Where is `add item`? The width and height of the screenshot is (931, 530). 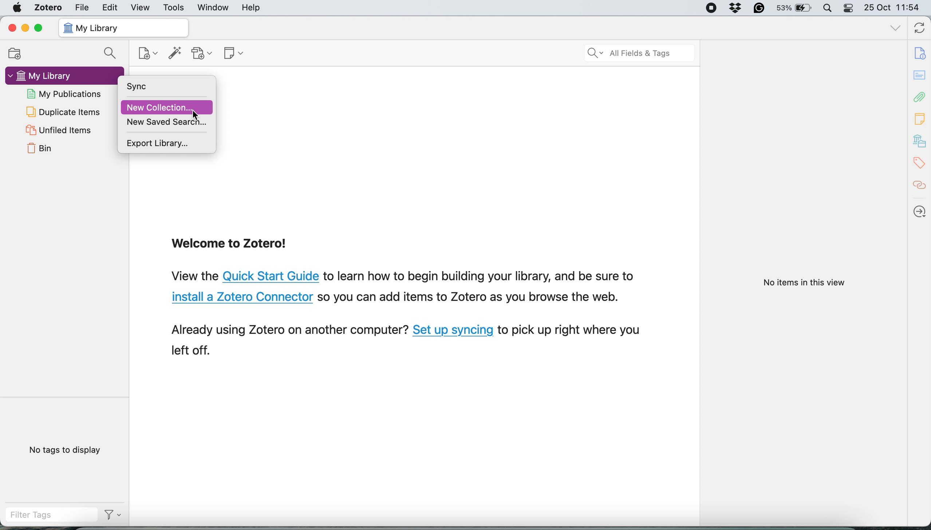
add item is located at coordinates (174, 53).